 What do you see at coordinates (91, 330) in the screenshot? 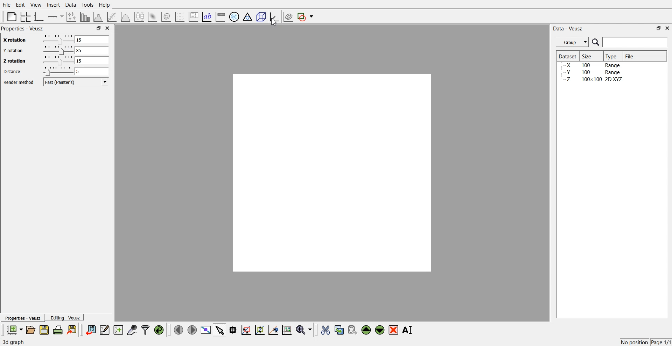
I see `Import dataset from veusz` at bounding box center [91, 330].